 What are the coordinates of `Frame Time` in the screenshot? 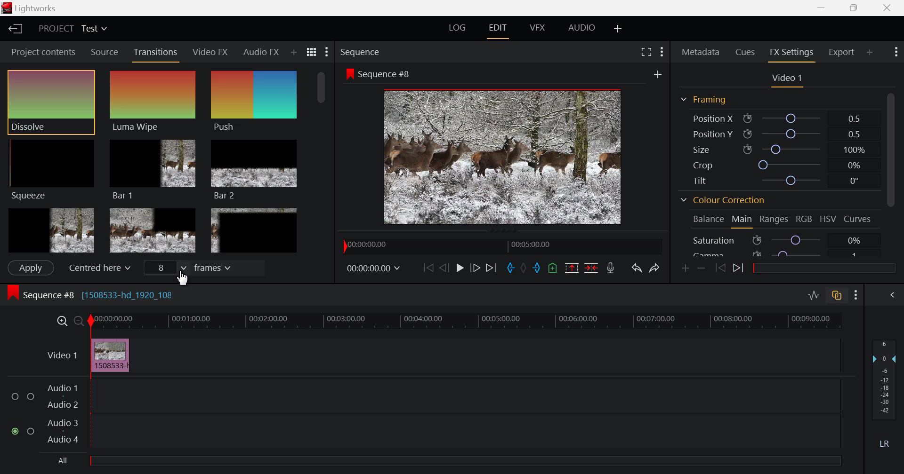 It's located at (375, 270).